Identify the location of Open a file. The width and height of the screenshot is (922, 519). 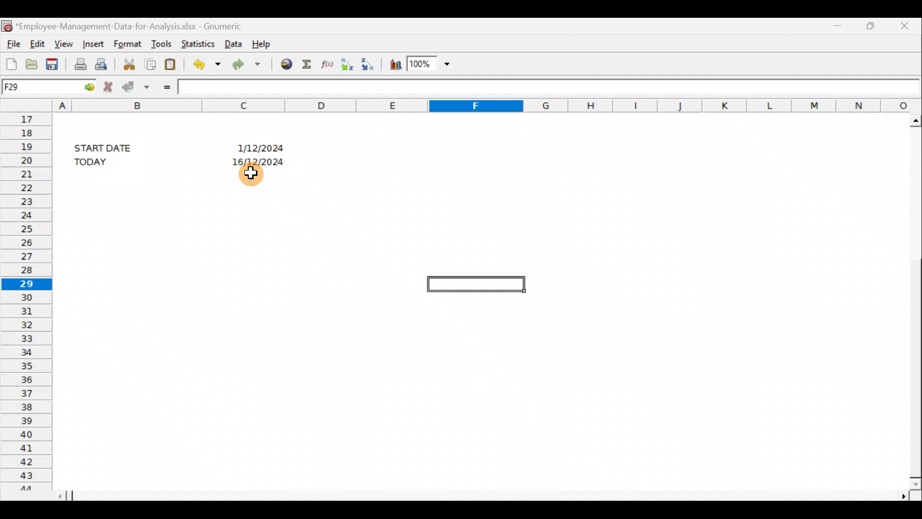
(31, 62).